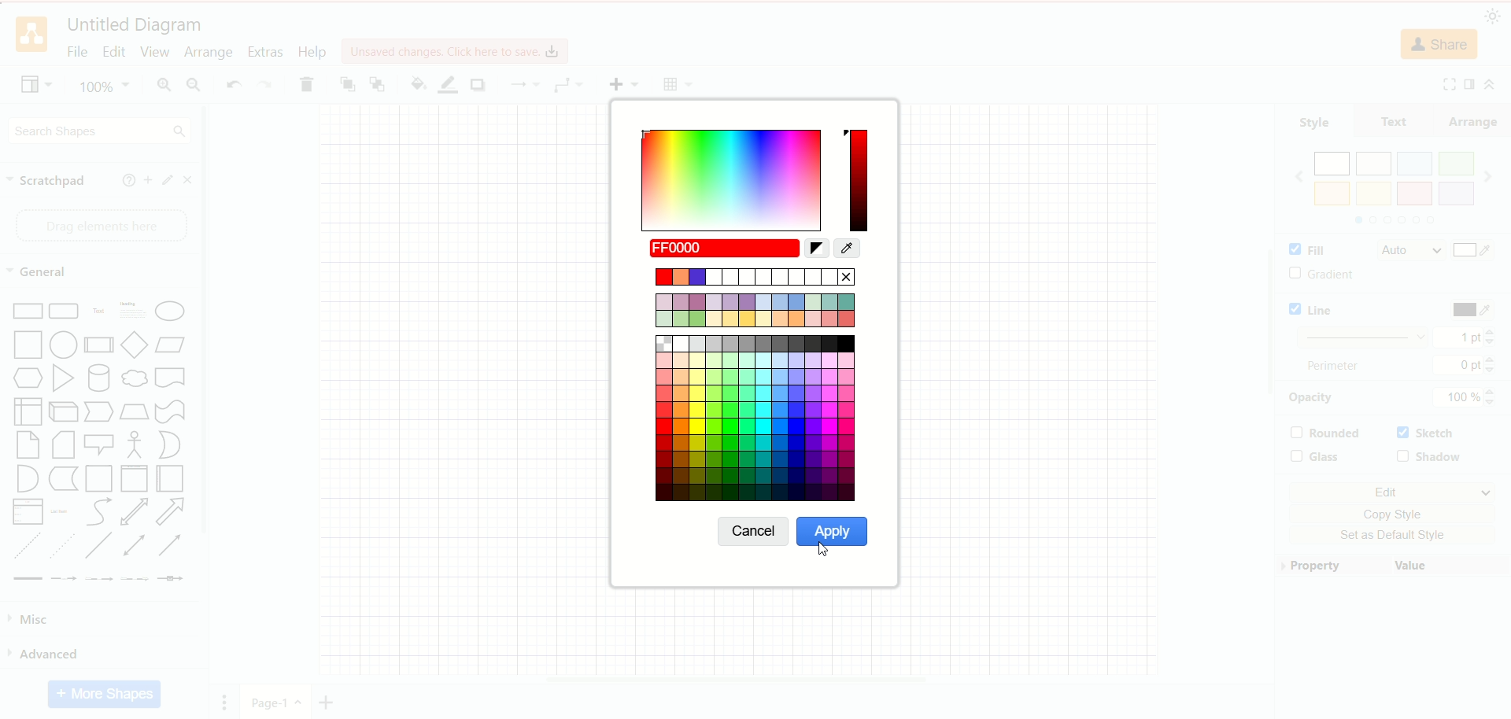 This screenshot has height=719, width=1511. I want to click on cursor, so click(826, 548).